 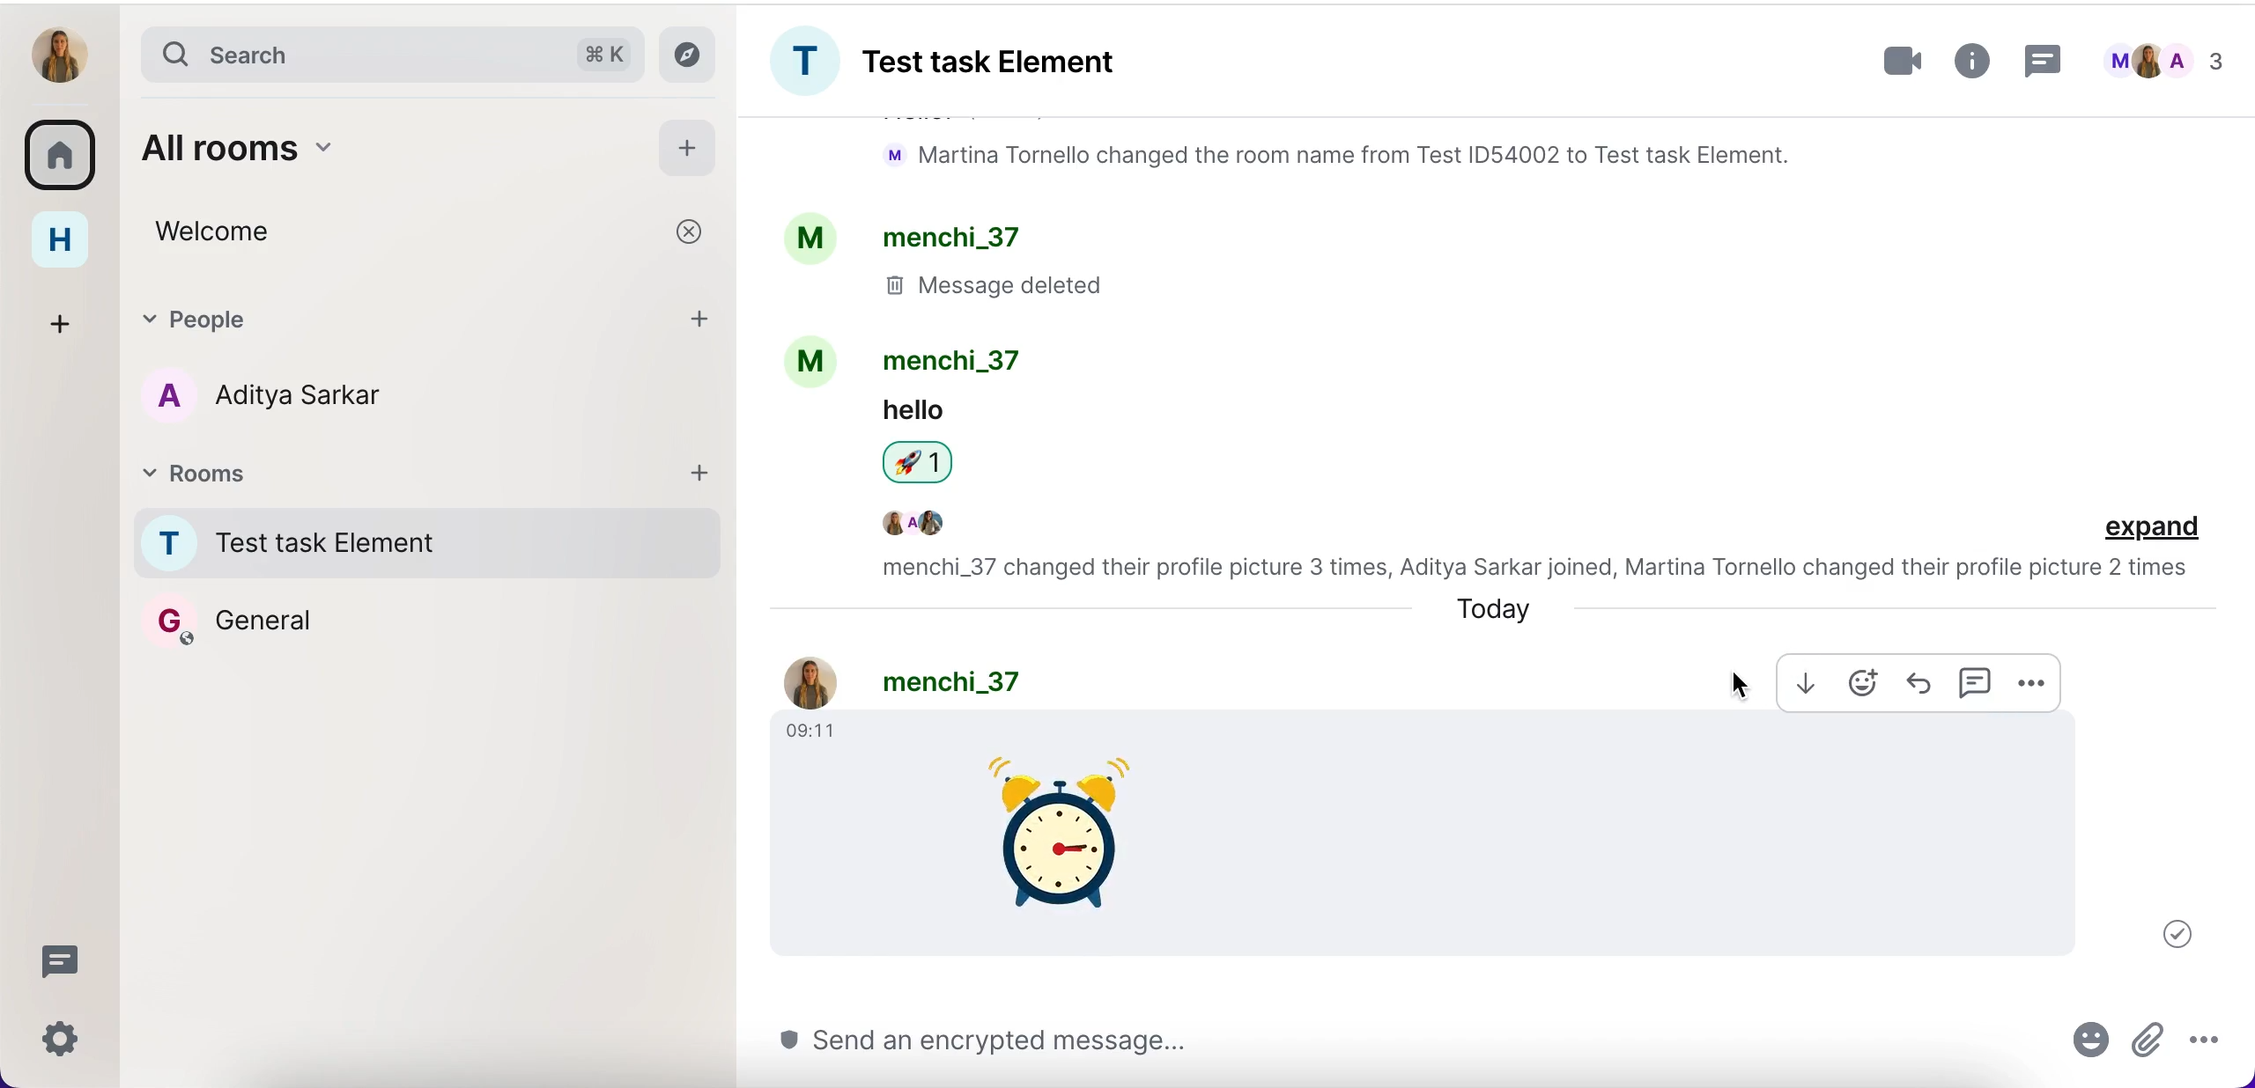 What do you see at coordinates (702, 478) in the screenshot?
I see `add` at bounding box center [702, 478].